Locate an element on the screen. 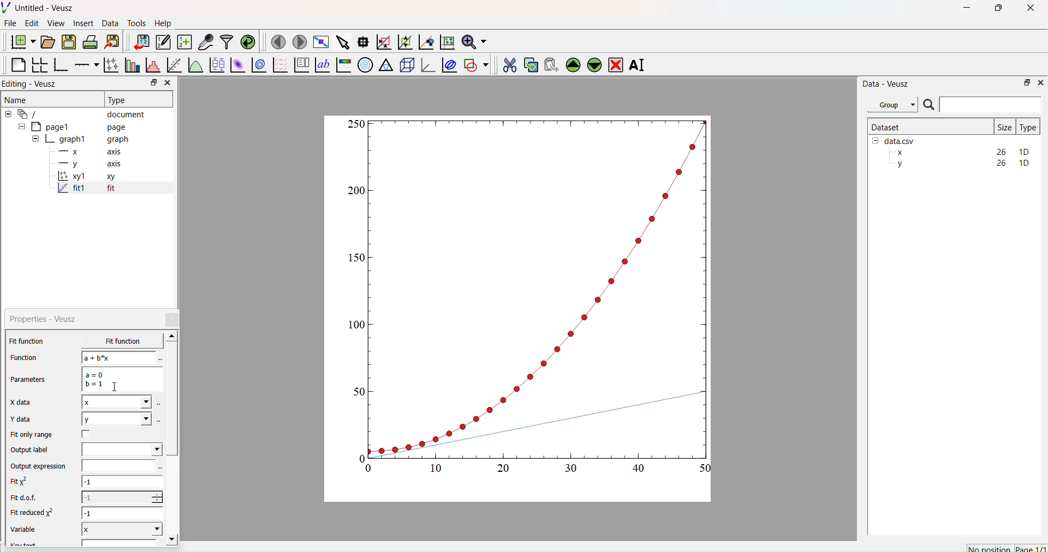  Output label is located at coordinates (31, 451).